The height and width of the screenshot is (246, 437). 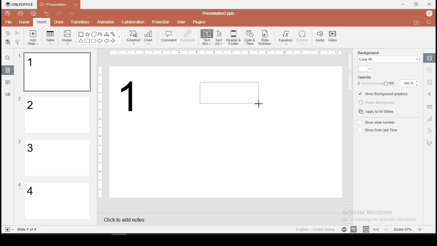 What do you see at coordinates (114, 34) in the screenshot?
I see `Flash` at bounding box center [114, 34].